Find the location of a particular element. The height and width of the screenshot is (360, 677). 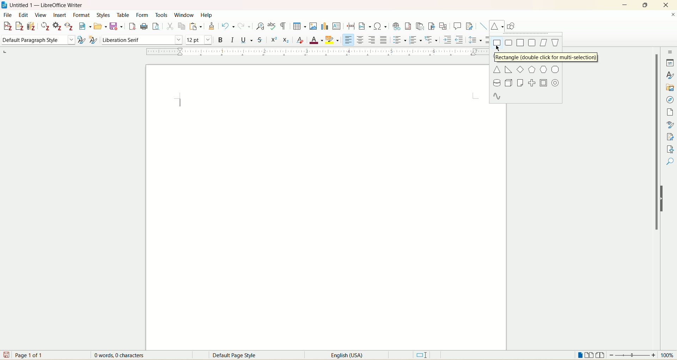

character highlighting is located at coordinates (333, 39).